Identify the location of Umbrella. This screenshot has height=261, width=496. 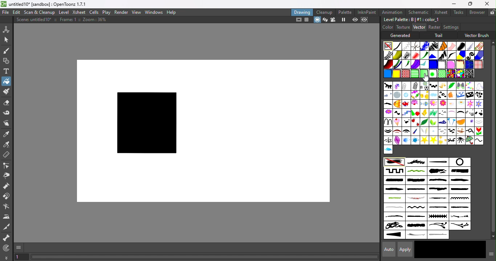
(469, 140).